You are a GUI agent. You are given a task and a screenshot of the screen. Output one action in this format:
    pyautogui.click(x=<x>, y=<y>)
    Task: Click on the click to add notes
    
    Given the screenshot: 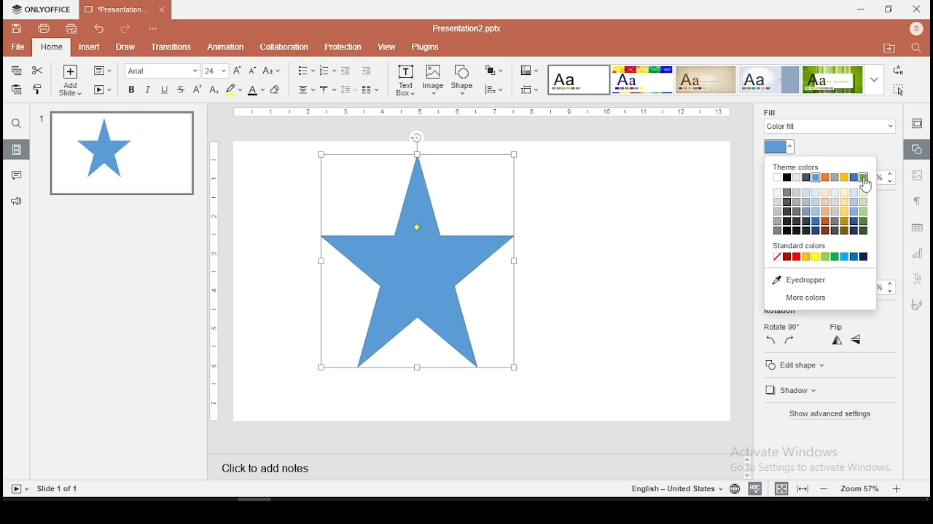 What is the action you would take?
    pyautogui.click(x=278, y=467)
    